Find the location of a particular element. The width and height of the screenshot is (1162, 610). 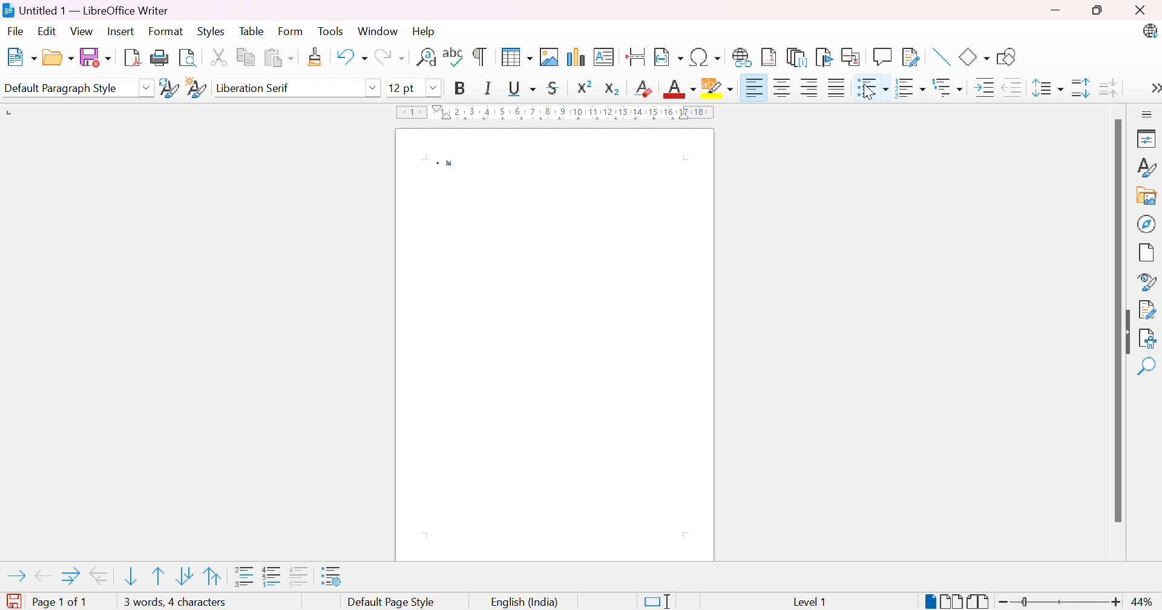

Untitled 1 - LibreOffice Writer is located at coordinates (86, 9).